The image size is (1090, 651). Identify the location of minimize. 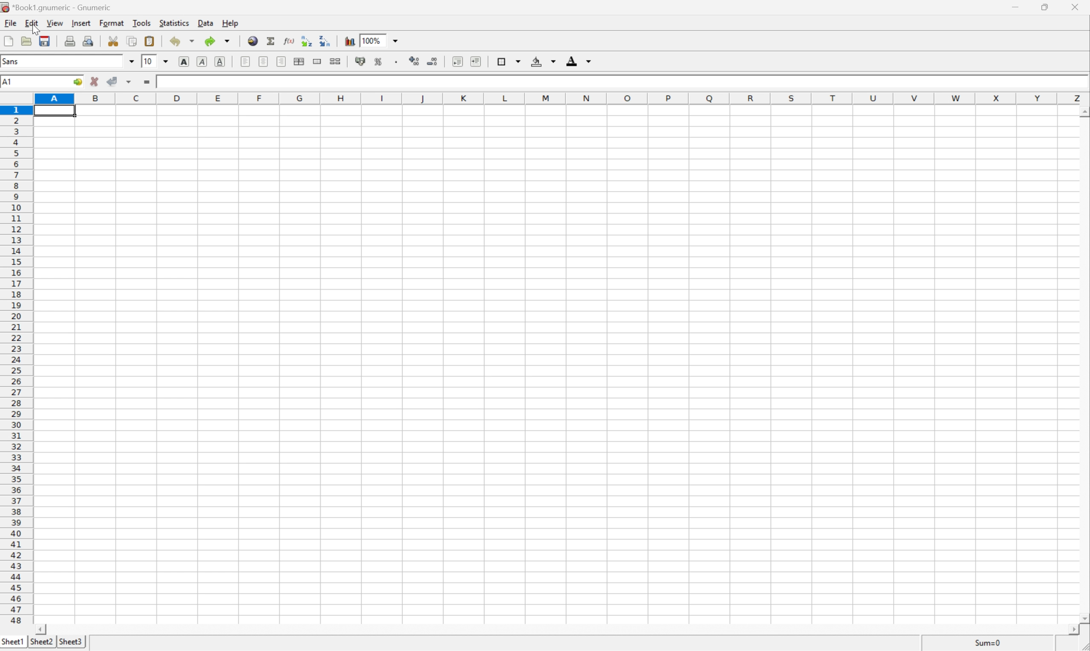
(1017, 7).